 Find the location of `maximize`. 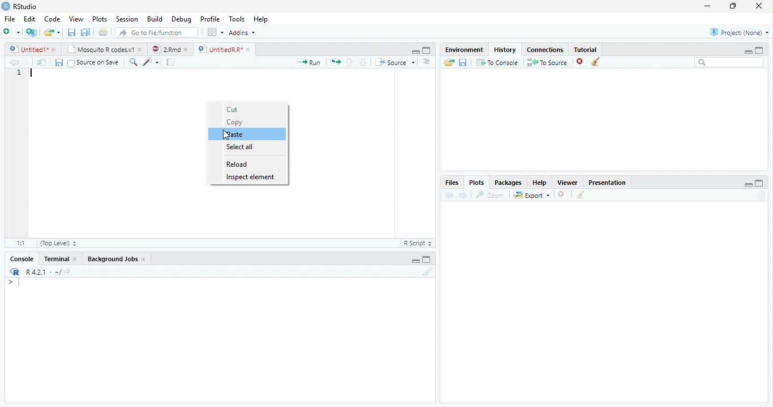

maximize is located at coordinates (734, 6).